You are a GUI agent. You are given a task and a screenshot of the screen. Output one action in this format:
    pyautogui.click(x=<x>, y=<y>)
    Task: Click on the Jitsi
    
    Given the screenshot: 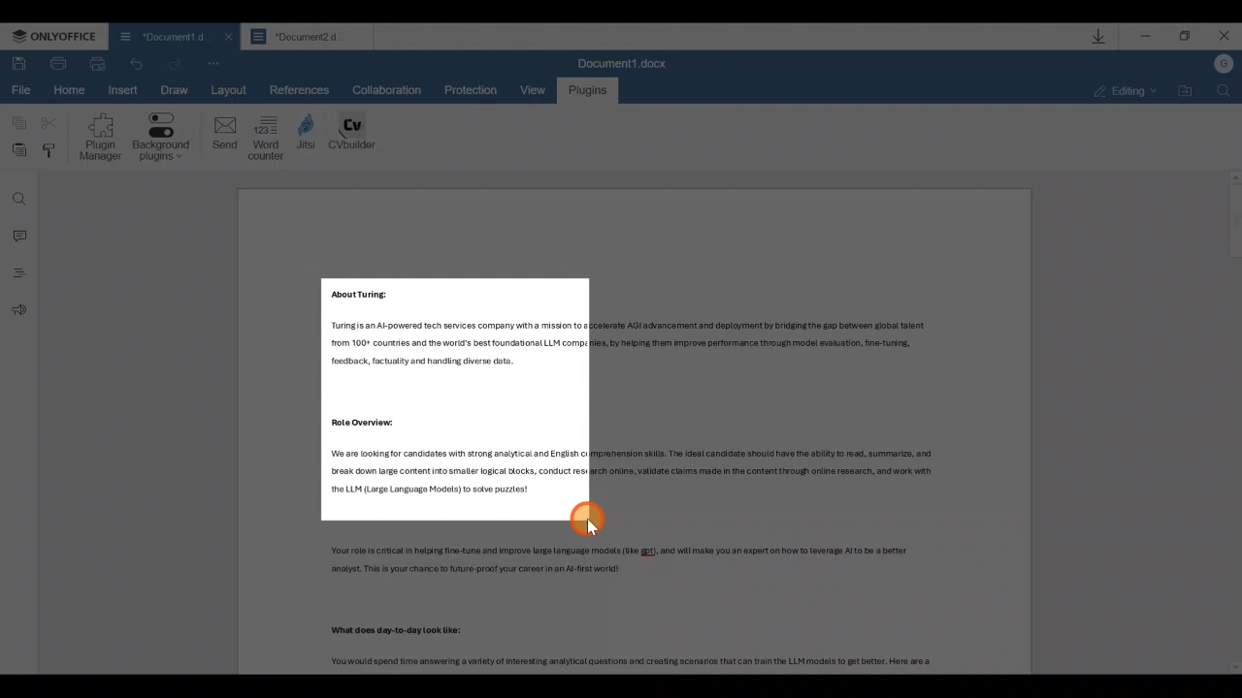 What is the action you would take?
    pyautogui.click(x=309, y=135)
    